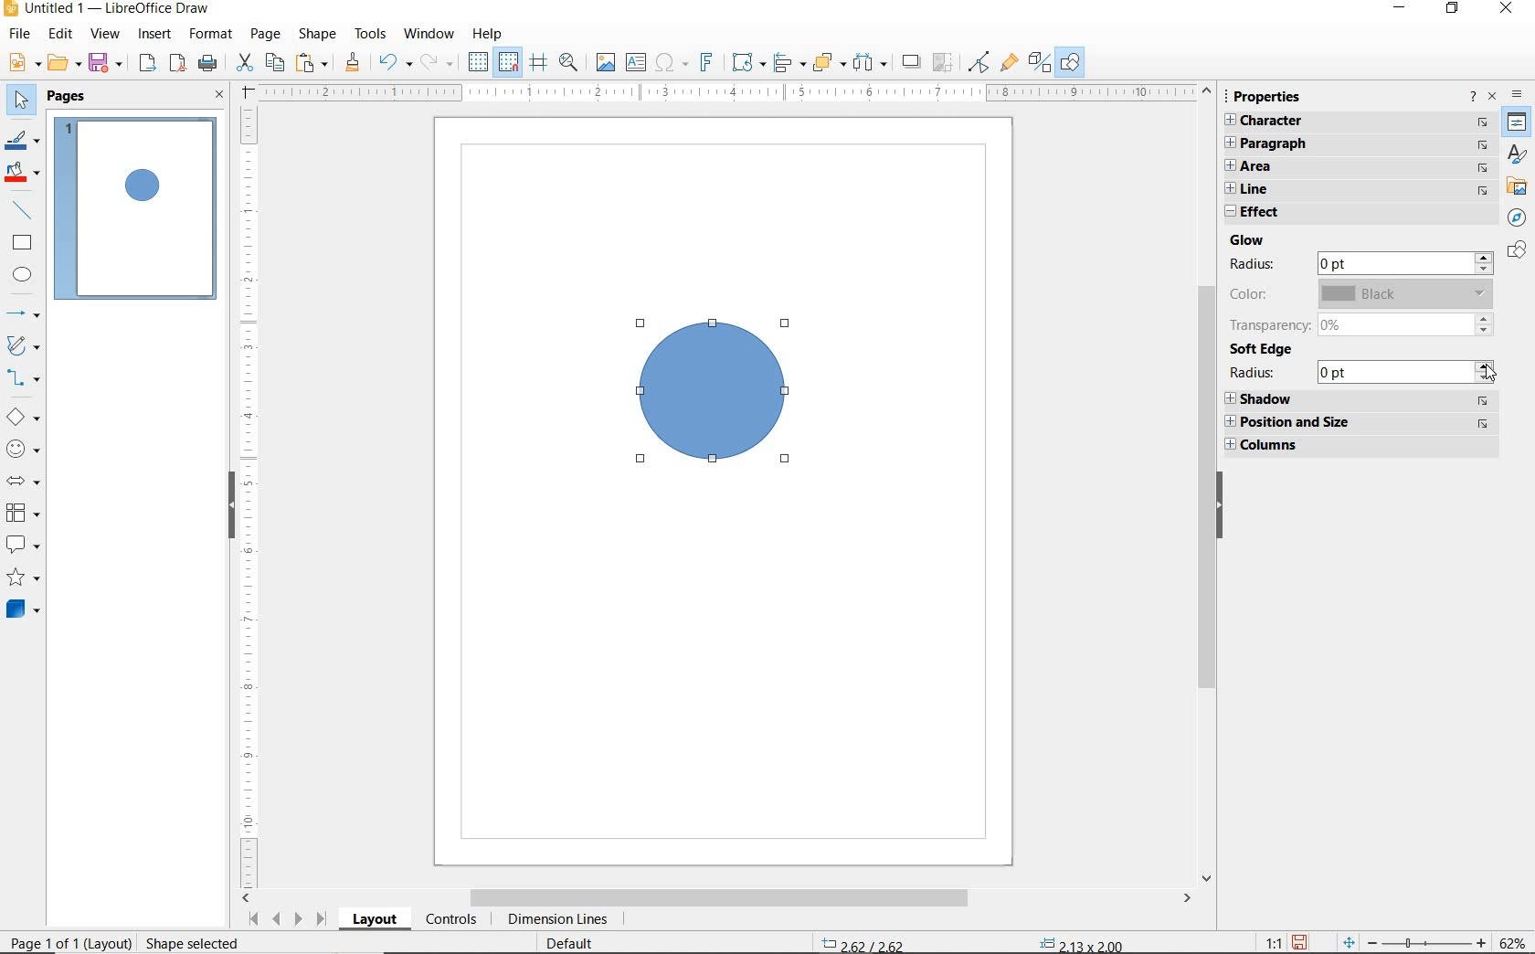 Image resolution: width=1535 pixels, height=954 pixels. I want to click on TOGGLE EXTRUSION, so click(1039, 64).